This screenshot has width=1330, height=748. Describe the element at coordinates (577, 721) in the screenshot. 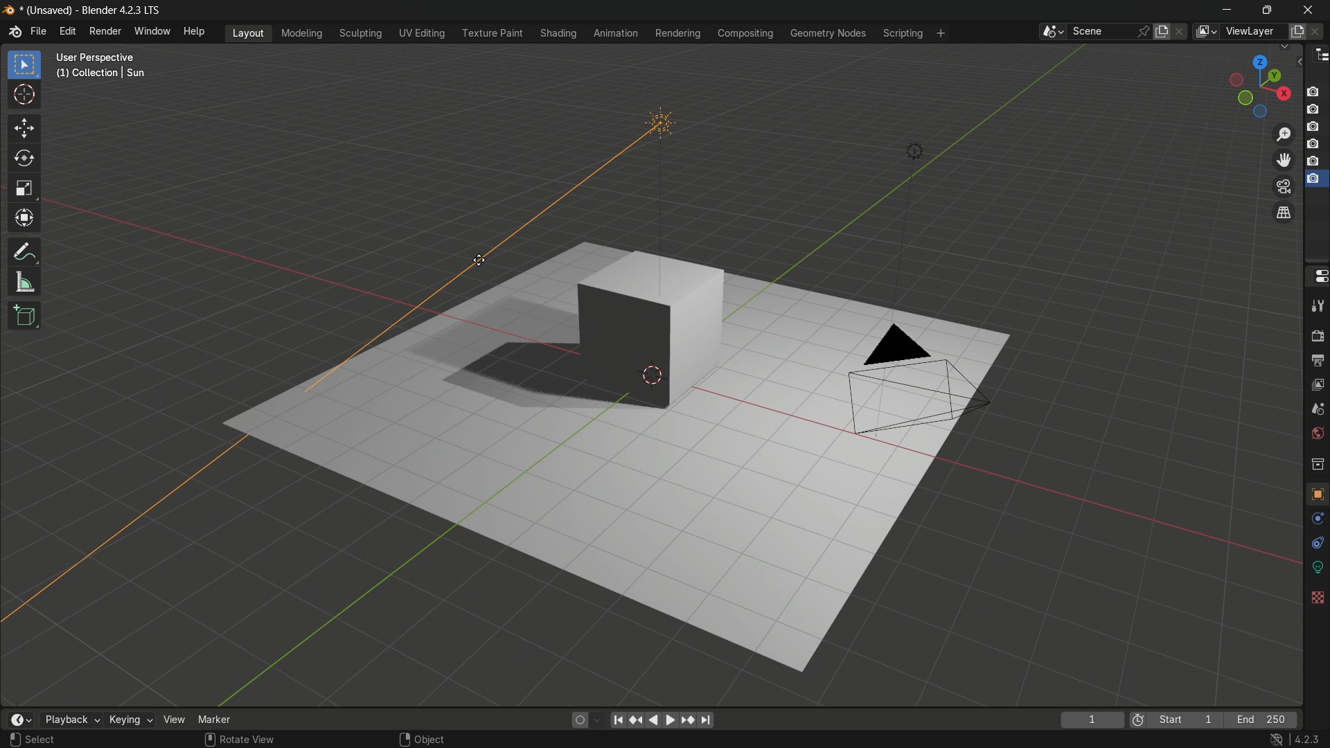

I see `auto keying` at that location.